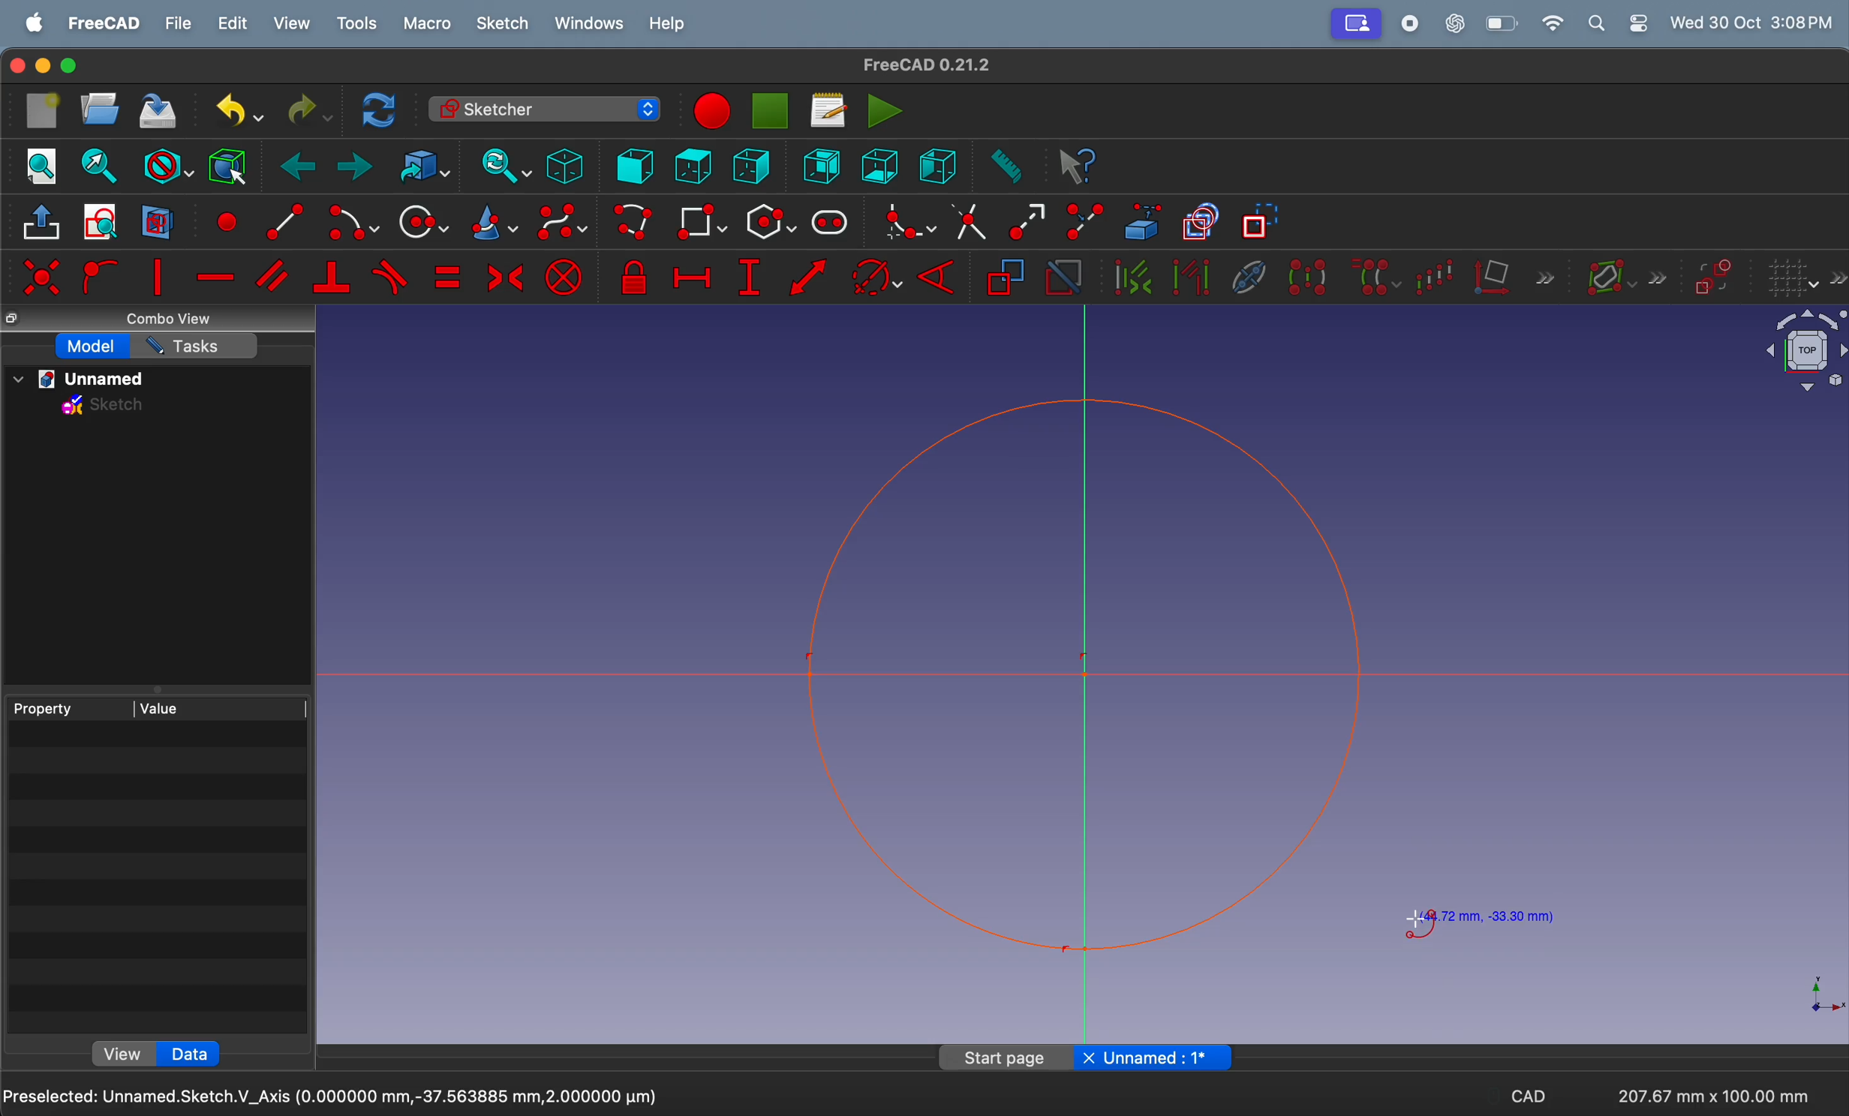 The width and height of the screenshot is (1849, 1116). What do you see at coordinates (305, 110) in the screenshot?
I see `redo` at bounding box center [305, 110].